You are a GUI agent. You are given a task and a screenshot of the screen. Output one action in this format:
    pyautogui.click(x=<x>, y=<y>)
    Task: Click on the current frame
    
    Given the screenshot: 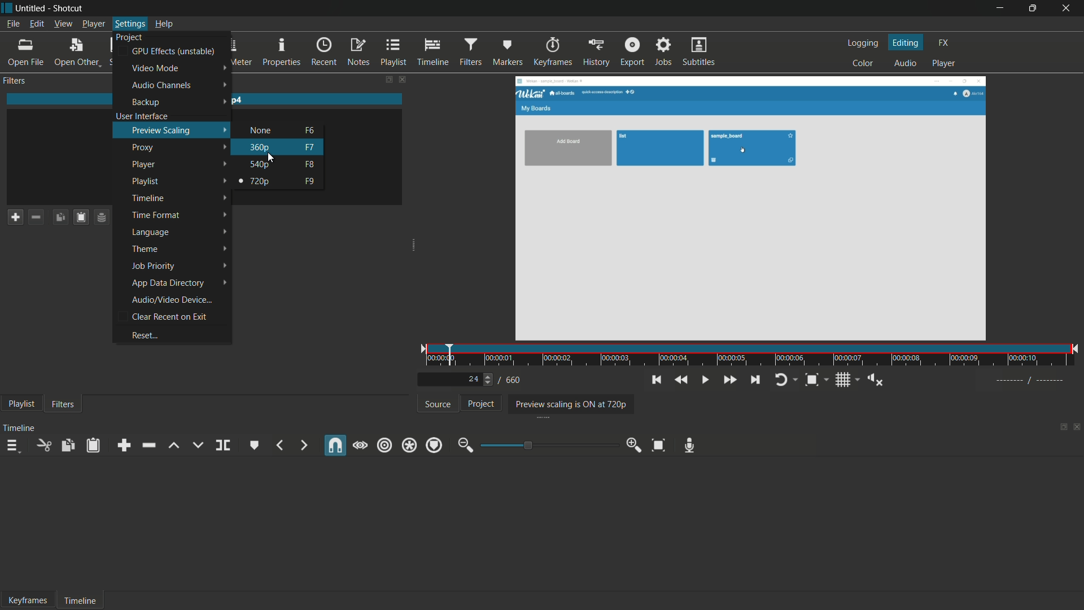 What is the action you would take?
    pyautogui.click(x=473, y=378)
    